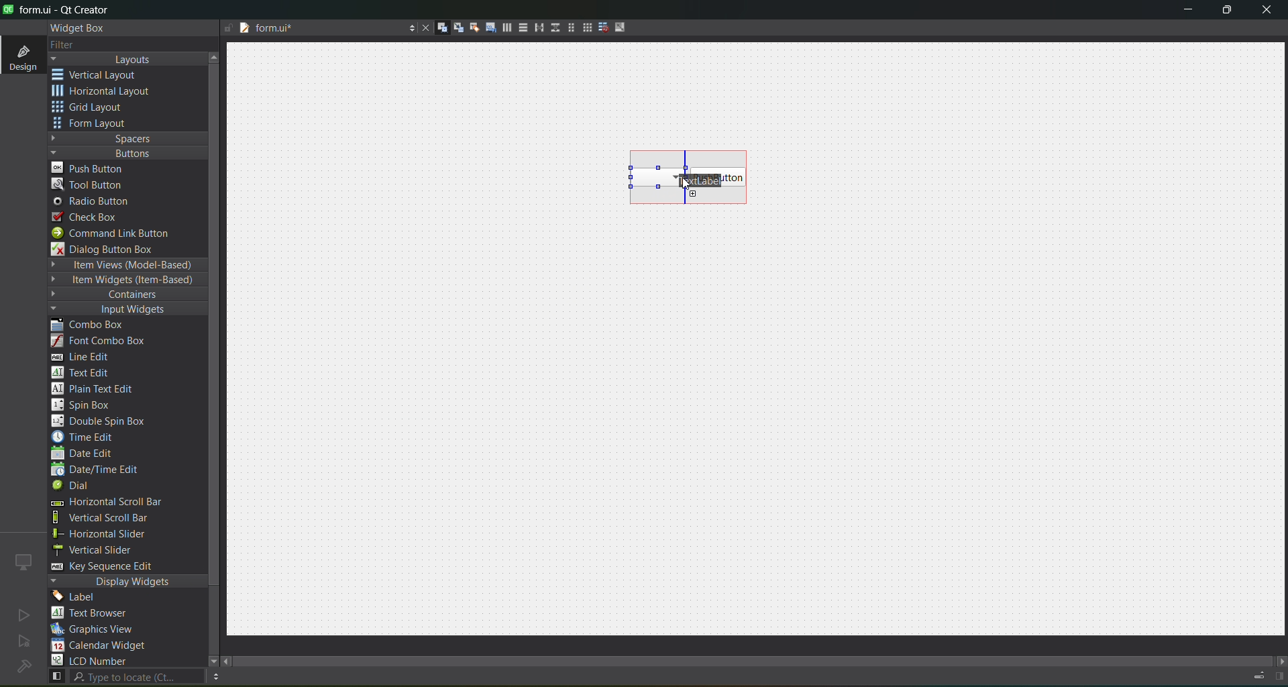 This screenshot has width=1288, height=687. Describe the element at coordinates (121, 295) in the screenshot. I see `containers` at that location.